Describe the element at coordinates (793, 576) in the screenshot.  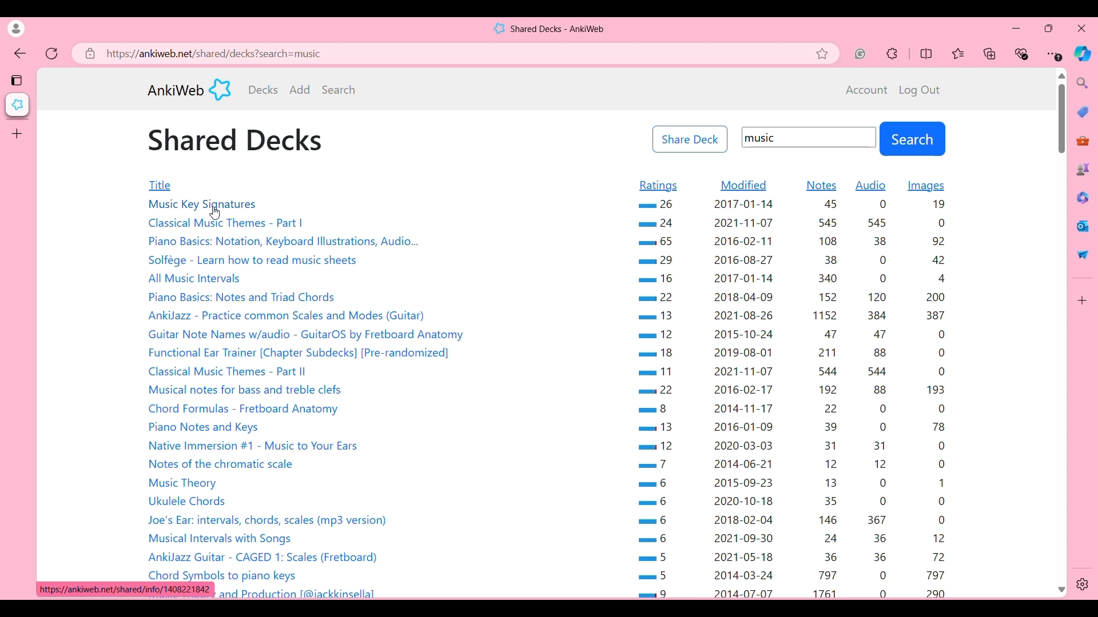
I see `5 2014-03-24 797 0 797` at that location.